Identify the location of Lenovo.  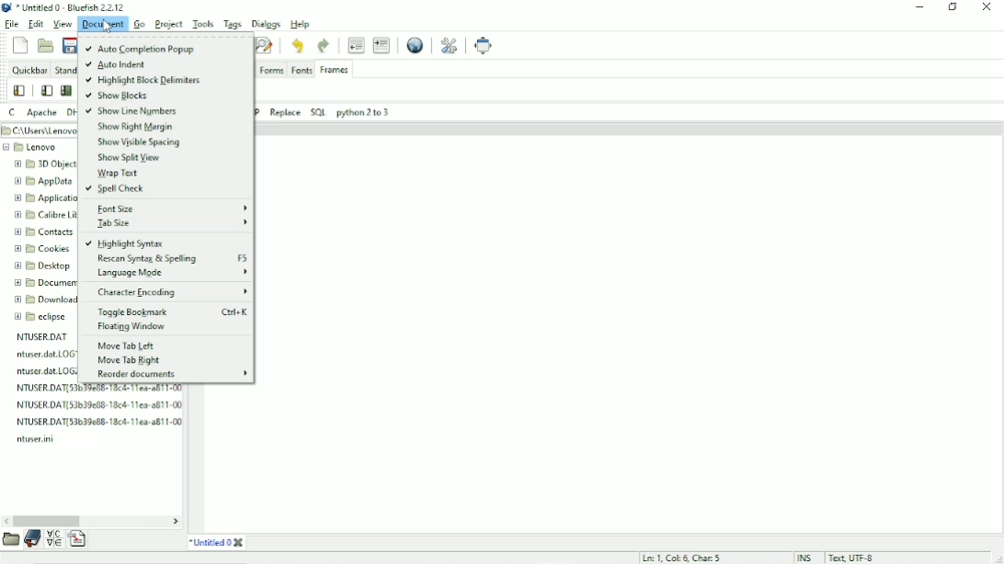
(33, 148).